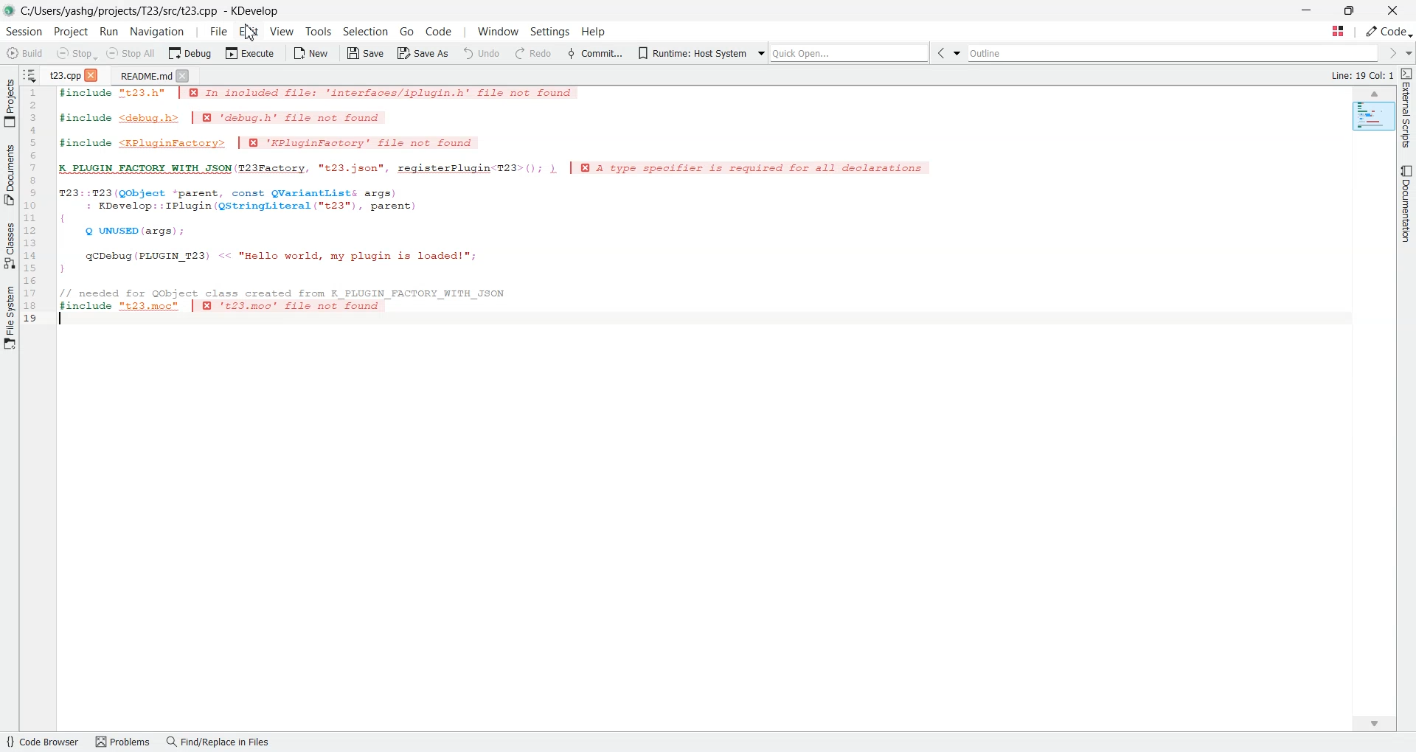 The height and width of the screenshot is (752, 1416). I want to click on include “t23.h" | W@ In included file: 'interfaces/iplugin.h’ file not found
include sdebug.h> | B 'debug.h’ file not found
include <KPluginFactory> | B 'KPluginFactory' file not found
_ PLUGIN FACTORY WITH JSON (T23Factory, "t23.json", registerPlugin<723>(); ) | B A type specifier is required for all declarations
23: :723 (QObject ‘parent, const QUariantListi args)
: KDevelop::IPlugin(Q@StringLiteral ("t23"), parent)
Q UNUSED (args) ;
qCDebug (PLUGIN_T23) << "Hello world, my plugin is loaded!";
/ needed for Qobject class created from K_PLUGIN FACTORY WITH_JSON
include "t23.moc” | @ '¢23.moc’ file not found, so click(503, 206).